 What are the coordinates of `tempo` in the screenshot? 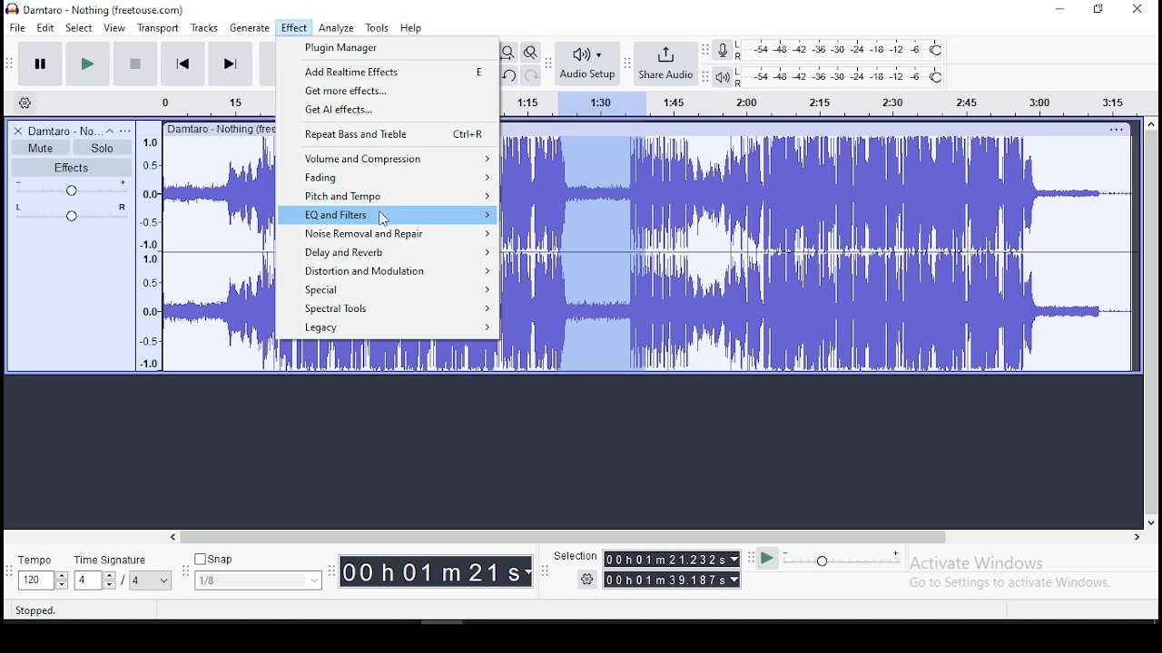 It's located at (40, 561).